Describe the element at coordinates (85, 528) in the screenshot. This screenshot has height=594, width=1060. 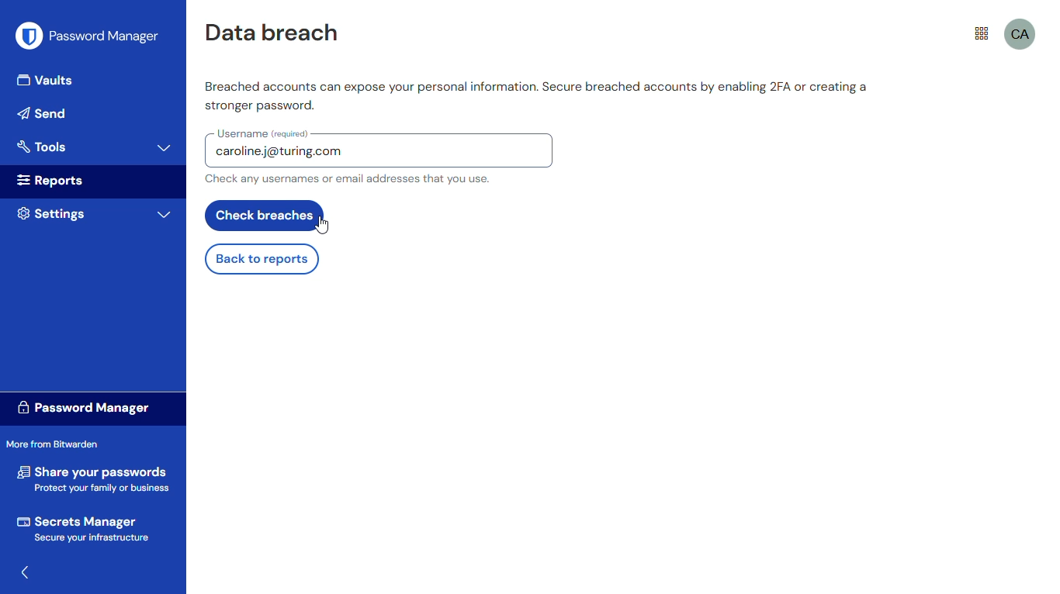
I see `secrets manager secure your infrastucture` at that location.